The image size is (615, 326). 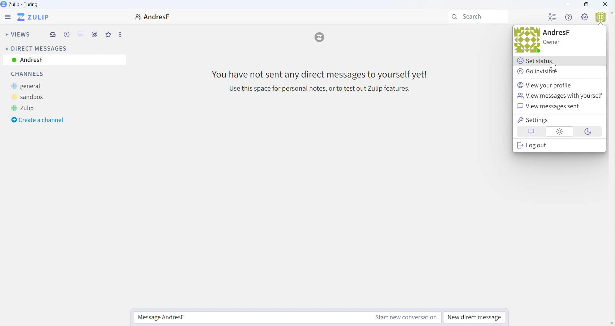 I want to click on minimize, so click(x=569, y=4).